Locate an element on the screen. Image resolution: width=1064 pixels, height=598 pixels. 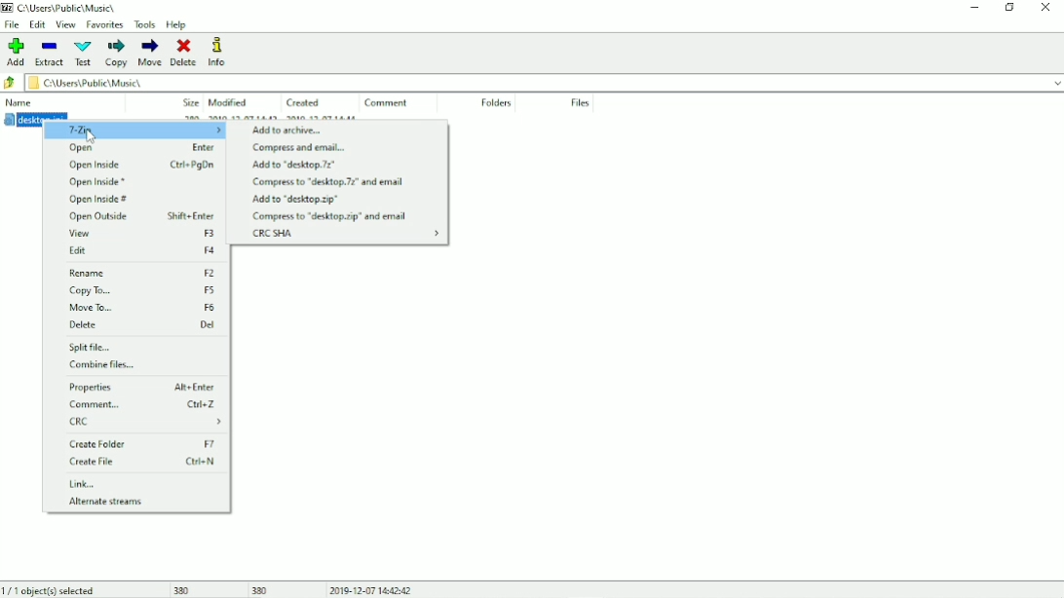
Comment is located at coordinates (141, 405).